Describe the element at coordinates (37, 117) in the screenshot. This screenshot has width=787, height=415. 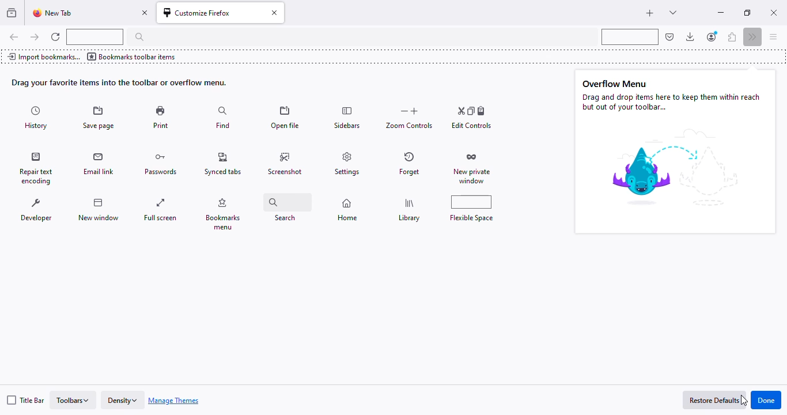
I see `history` at that location.